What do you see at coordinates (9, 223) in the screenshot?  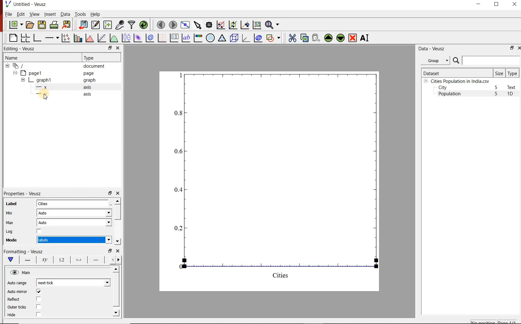 I see `Max` at bounding box center [9, 223].